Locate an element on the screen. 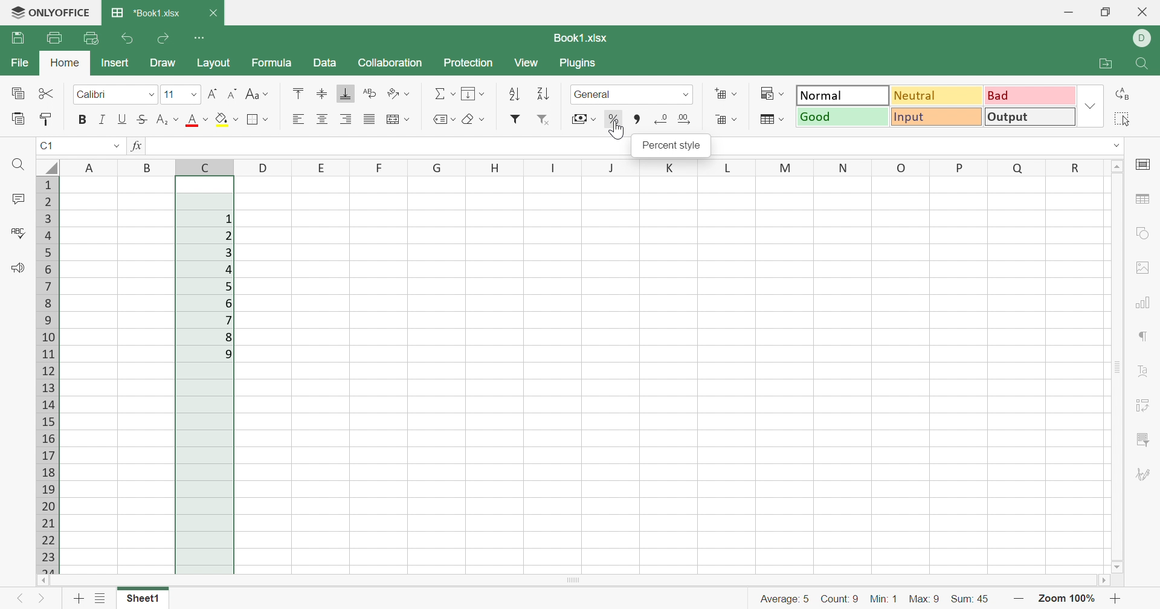  Drop Down is located at coordinates (685, 94).